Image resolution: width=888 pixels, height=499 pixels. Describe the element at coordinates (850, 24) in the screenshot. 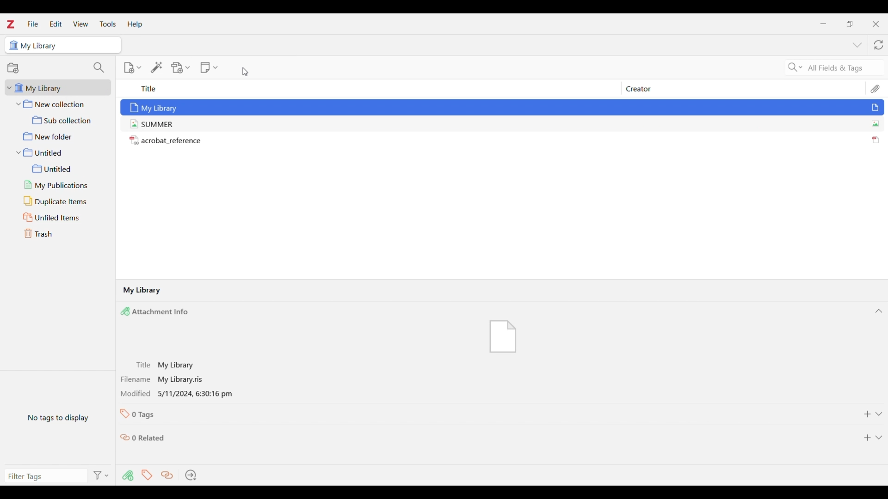

I see `Show interface in a smaller tab` at that location.